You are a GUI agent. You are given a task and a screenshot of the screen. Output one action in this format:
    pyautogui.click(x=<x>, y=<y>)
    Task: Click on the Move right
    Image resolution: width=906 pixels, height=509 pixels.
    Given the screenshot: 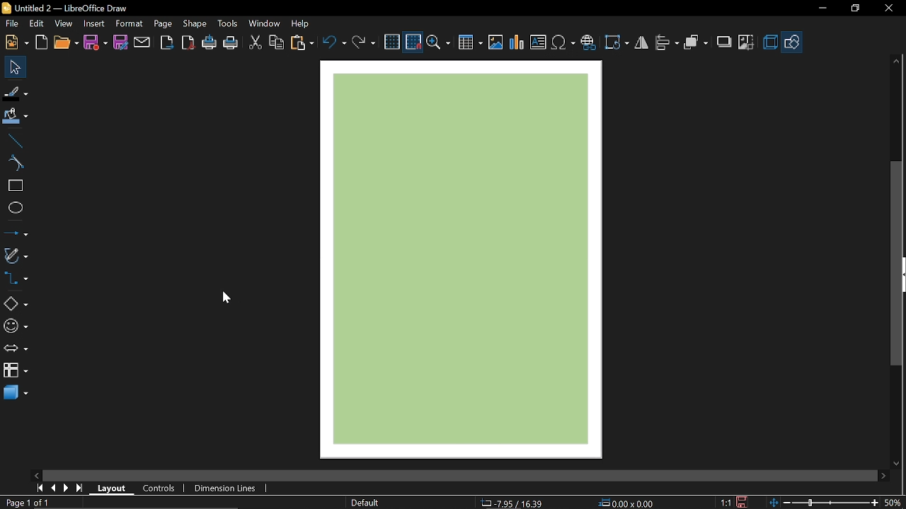 What is the action you would take?
    pyautogui.click(x=883, y=475)
    